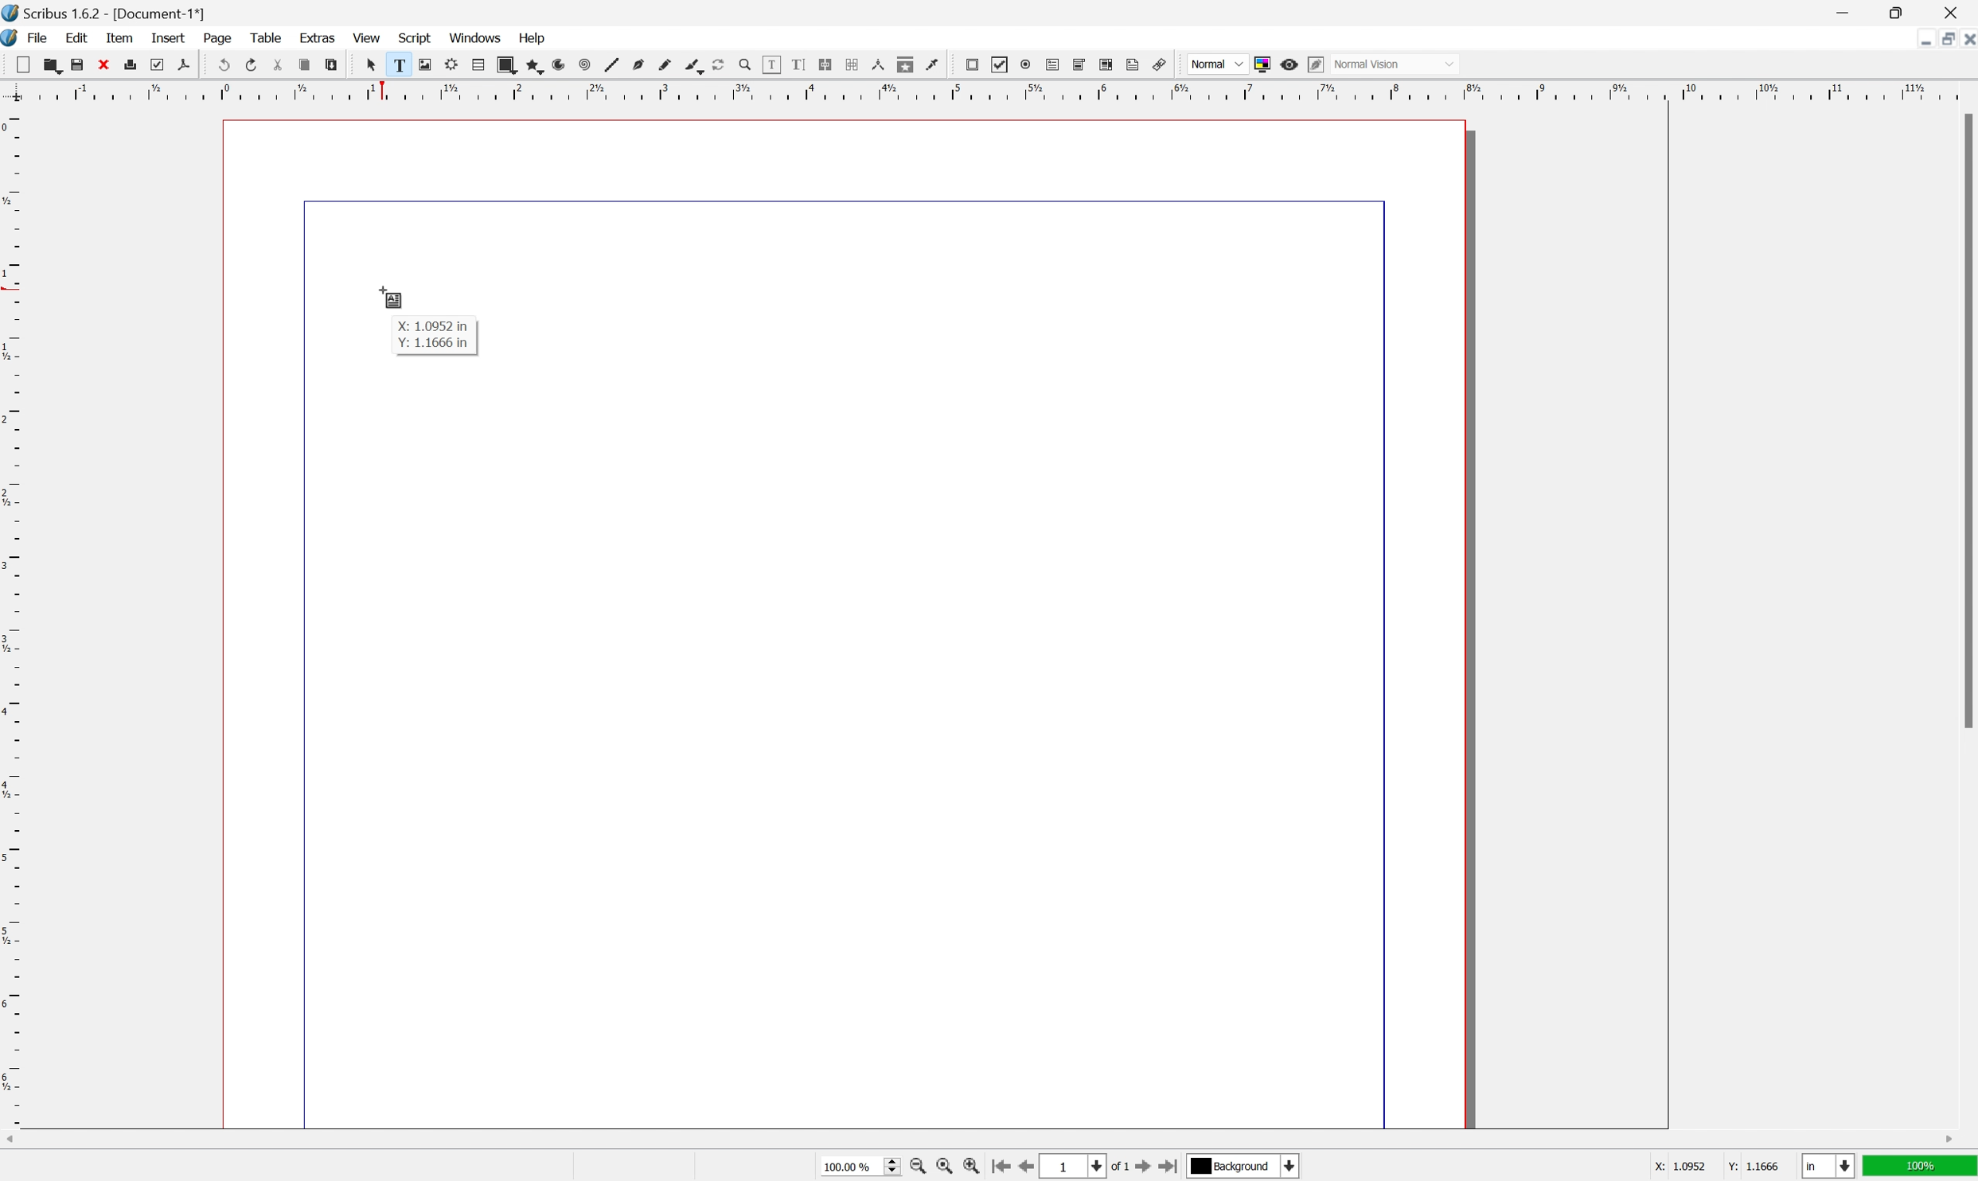 This screenshot has height=1181, width=1978. Describe the element at coordinates (798, 64) in the screenshot. I see `edit text with story editor` at that location.